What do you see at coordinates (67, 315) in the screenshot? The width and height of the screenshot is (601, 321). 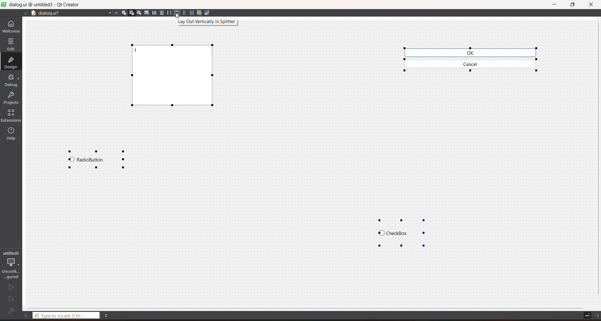 I see `type to locate` at bounding box center [67, 315].